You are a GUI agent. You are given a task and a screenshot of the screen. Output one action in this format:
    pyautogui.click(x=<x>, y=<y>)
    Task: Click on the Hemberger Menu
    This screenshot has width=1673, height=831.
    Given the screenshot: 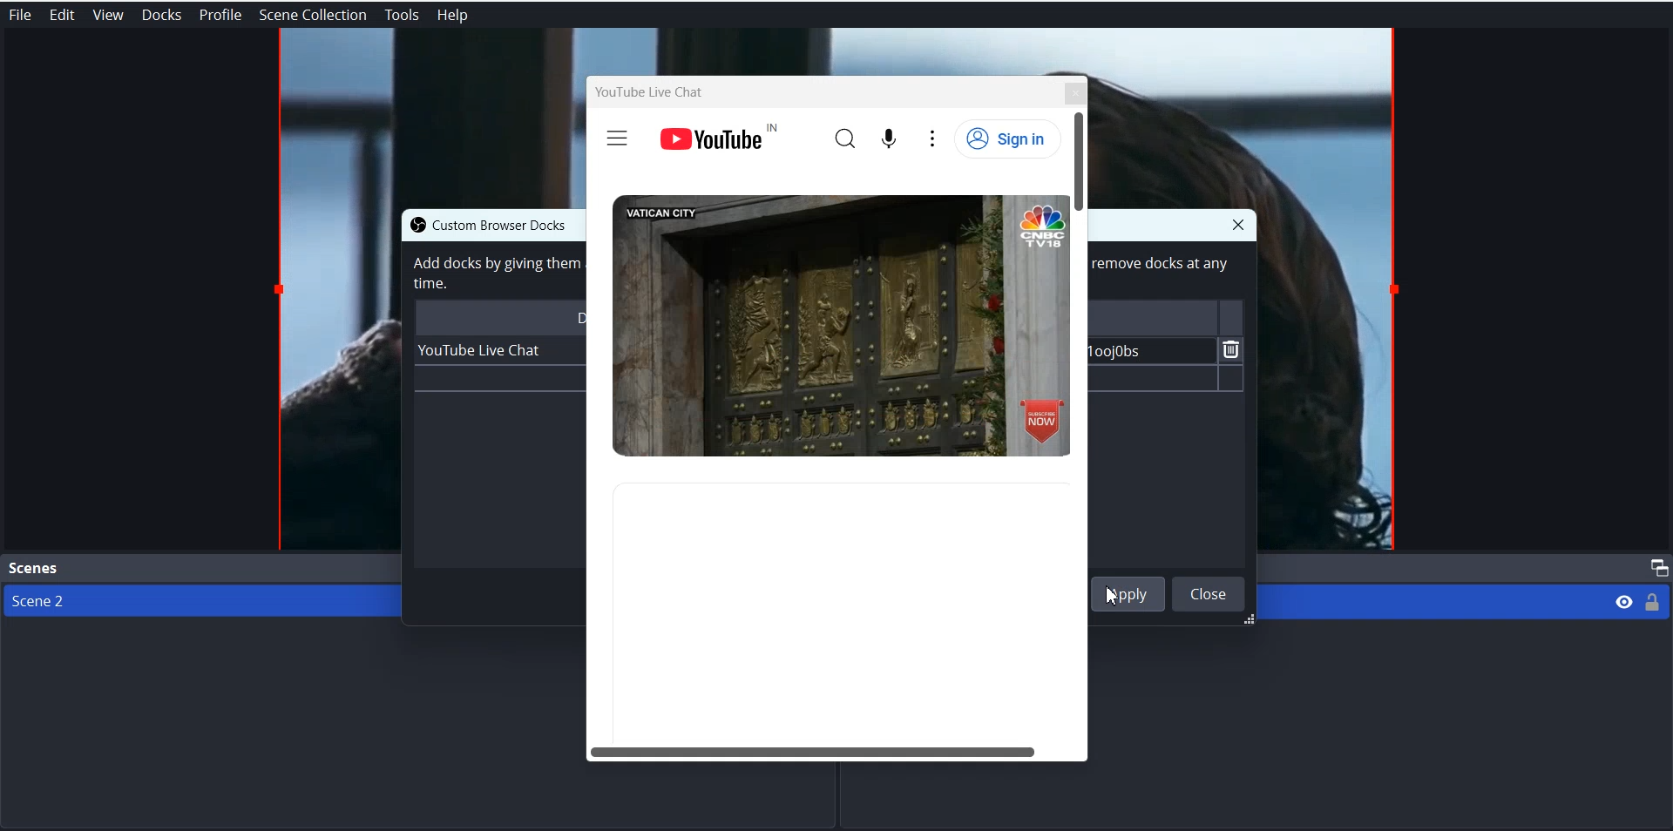 What is the action you would take?
    pyautogui.click(x=617, y=139)
    